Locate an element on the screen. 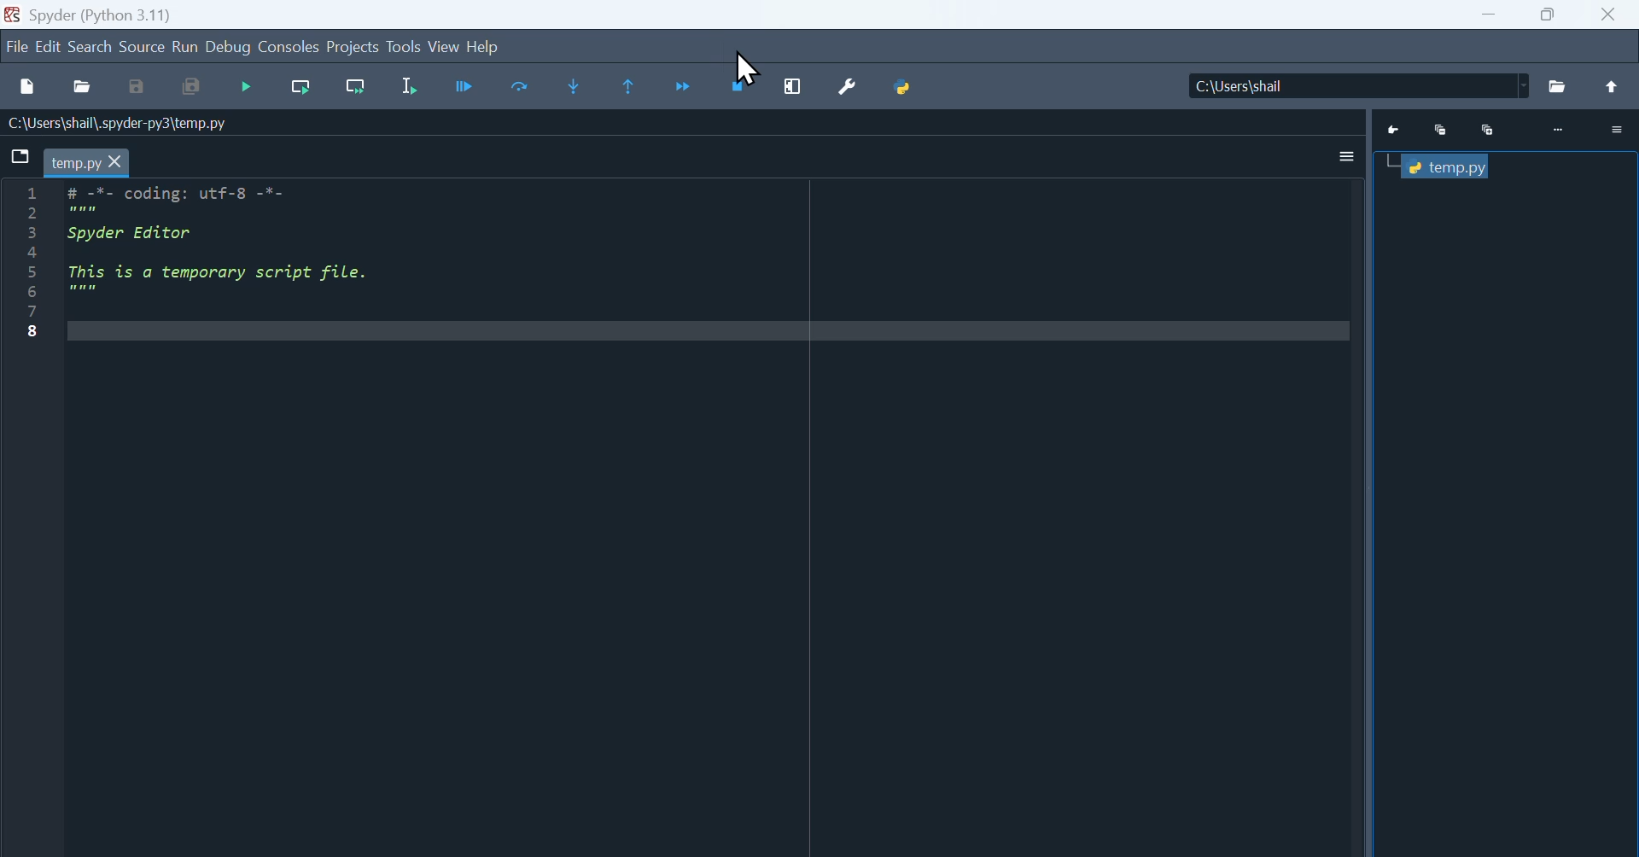 This screenshot has height=857, width=1639. open file is located at coordinates (82, 87).